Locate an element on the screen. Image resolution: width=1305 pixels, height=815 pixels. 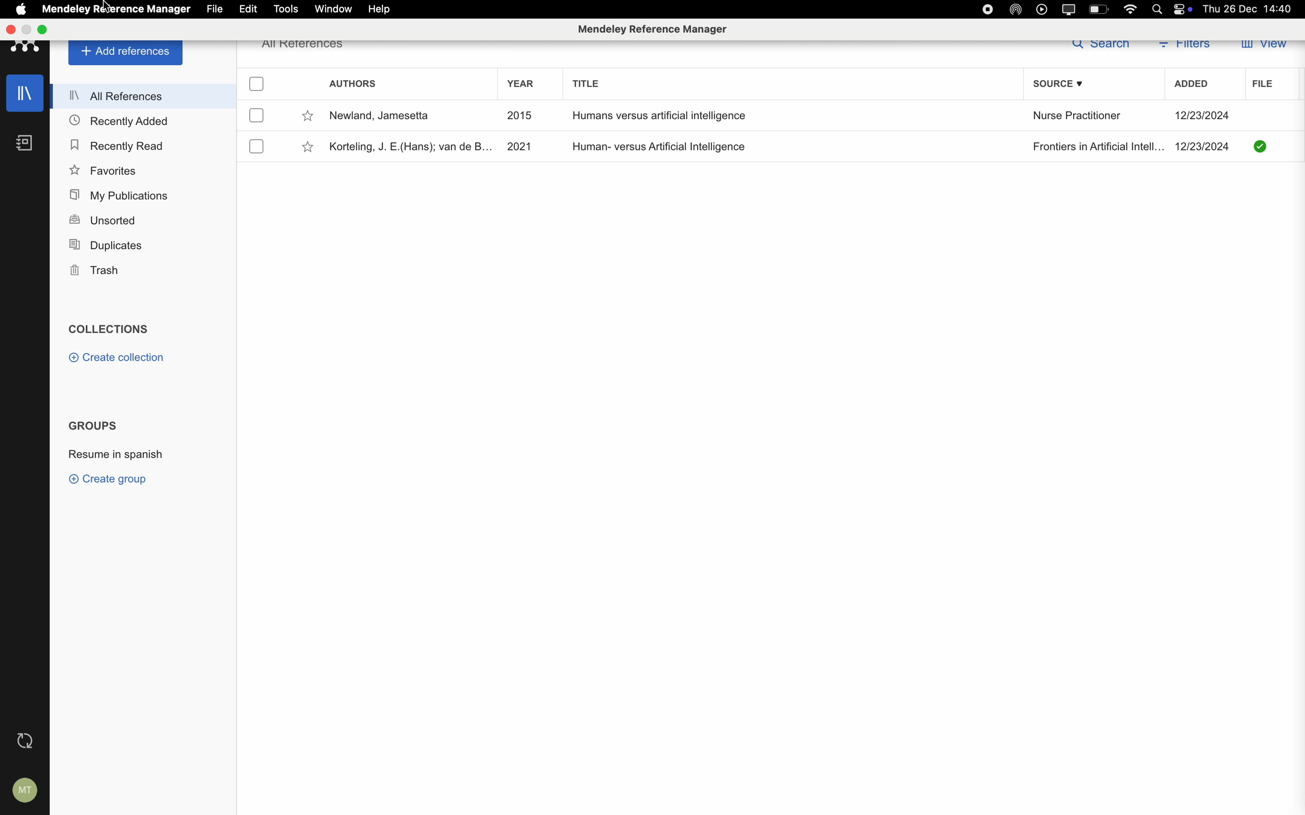
Humans versus artificial intelligence is located at coordinates (657, 116).